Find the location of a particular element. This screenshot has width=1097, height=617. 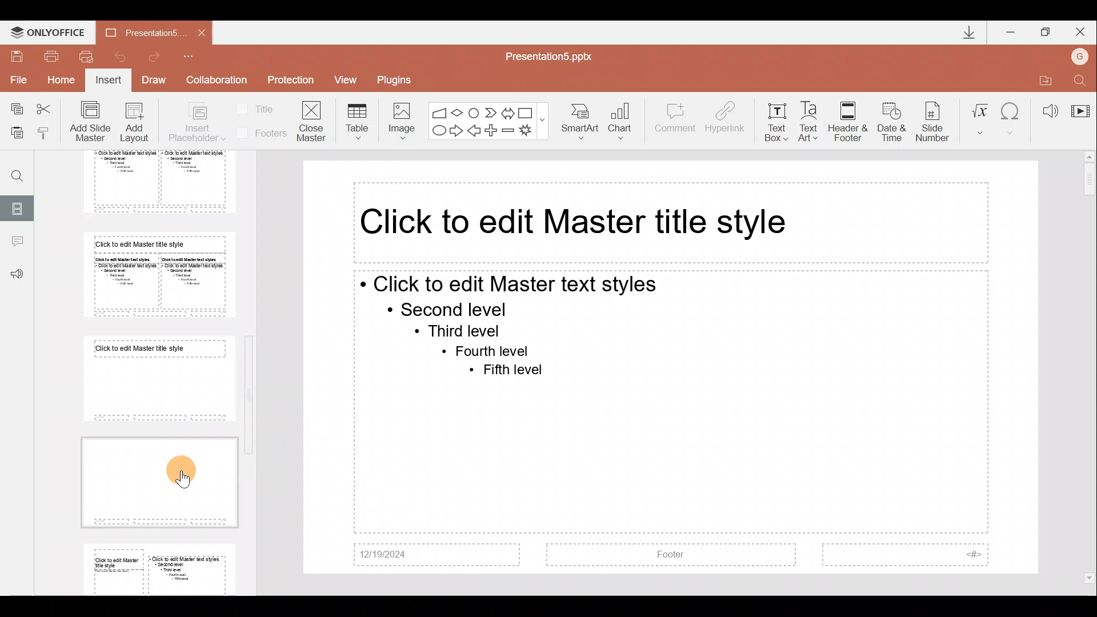

Chevron is located at coordinates (489, 111).